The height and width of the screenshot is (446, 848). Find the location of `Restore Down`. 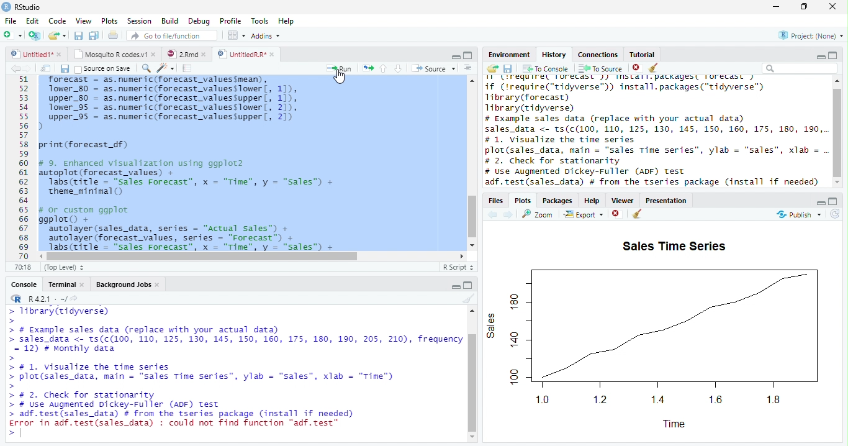

Restore Down is located at coordinates (805, 7).